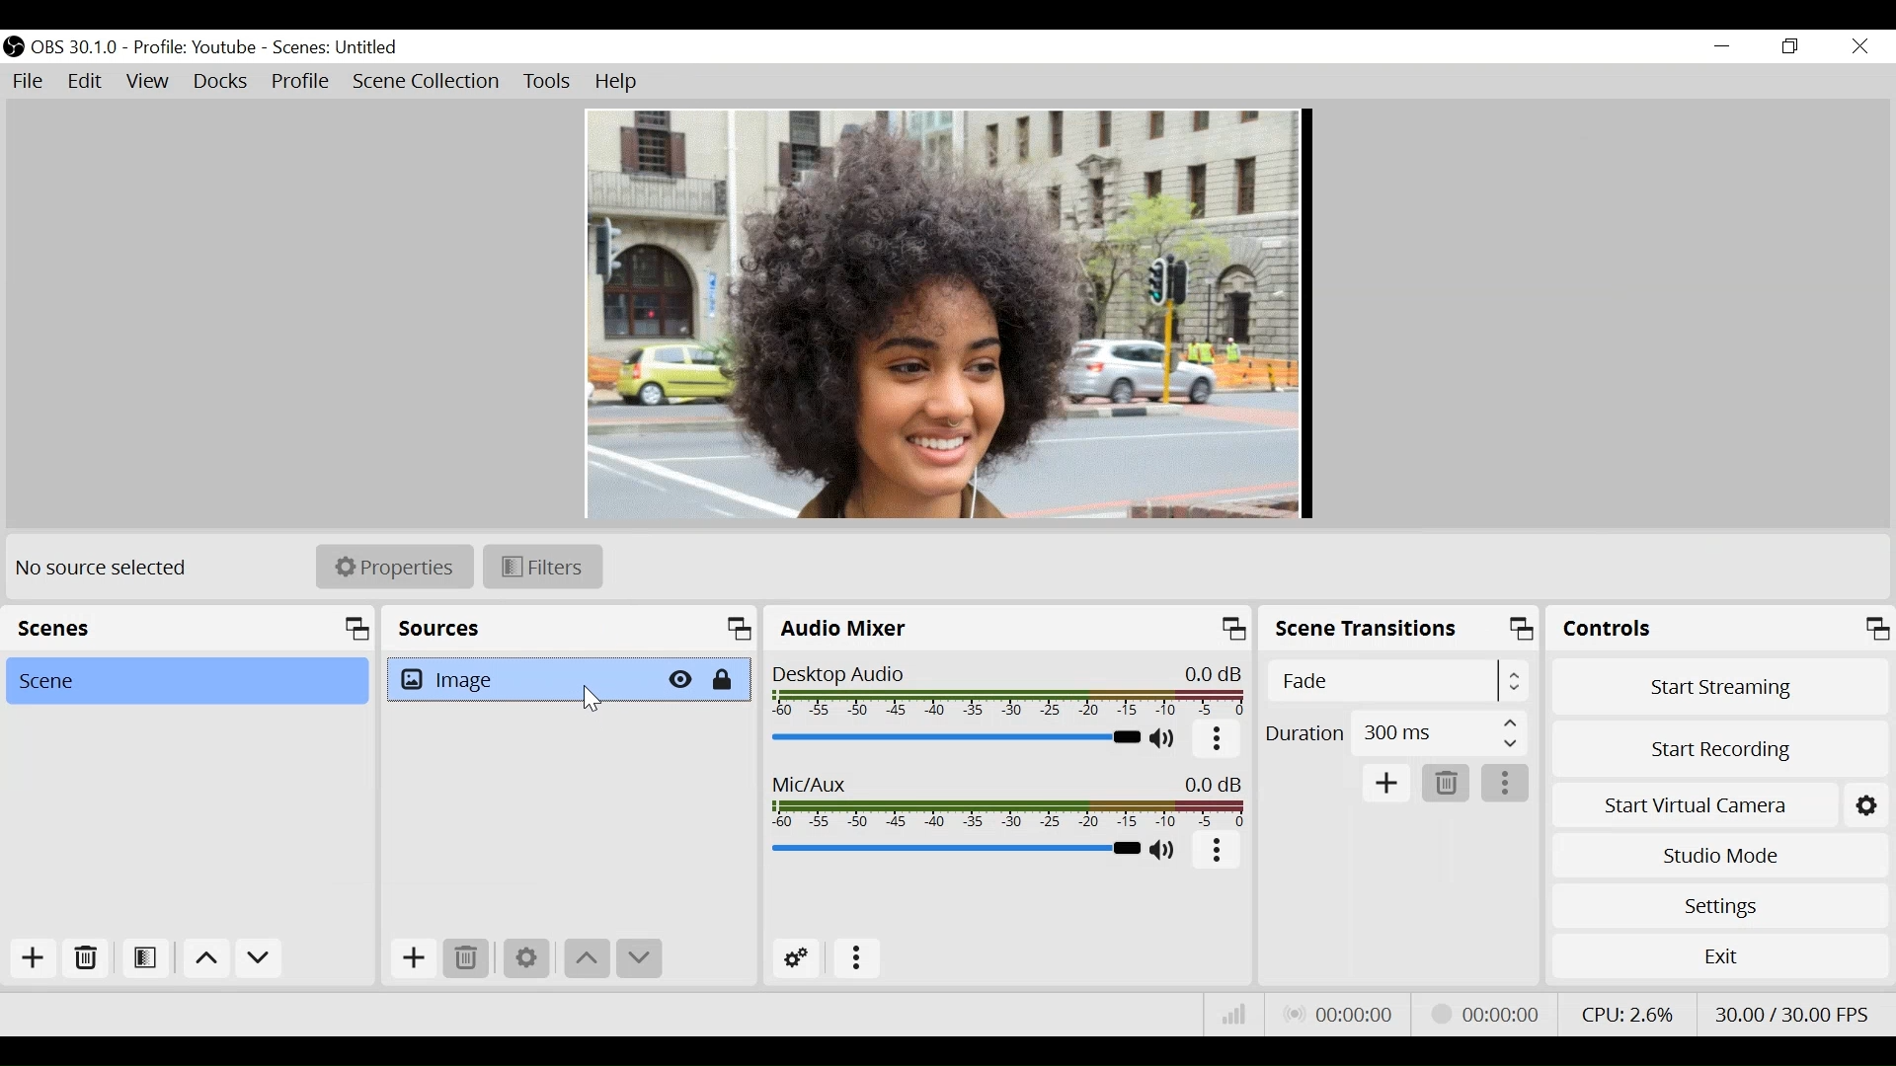 This screenshot has height=1066, width=1896. What do you see at coordinates (147, 84) in the screenshot?
I see `View` at bounding box center [147, 84].